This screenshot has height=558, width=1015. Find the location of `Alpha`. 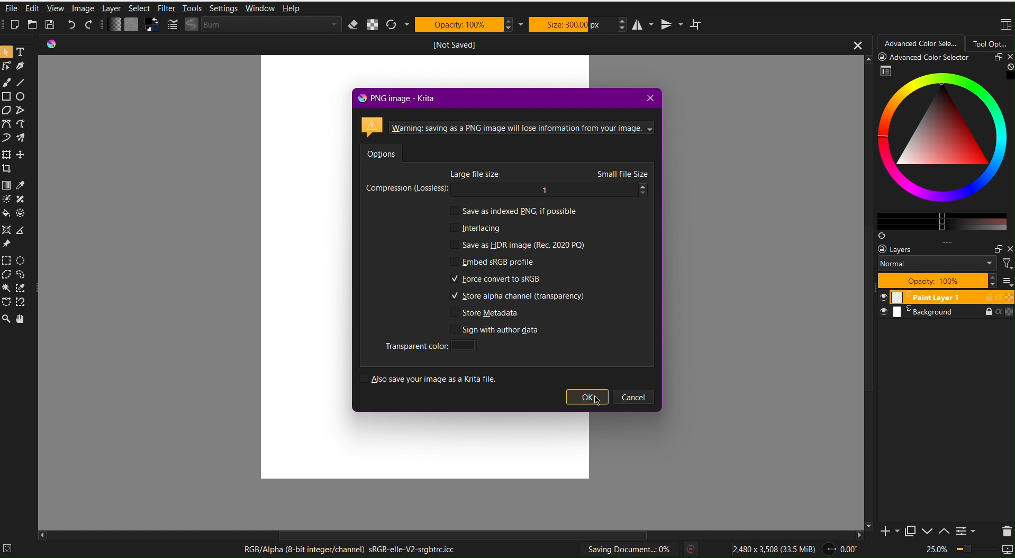

Alpha is located at coordinates (373, 24).